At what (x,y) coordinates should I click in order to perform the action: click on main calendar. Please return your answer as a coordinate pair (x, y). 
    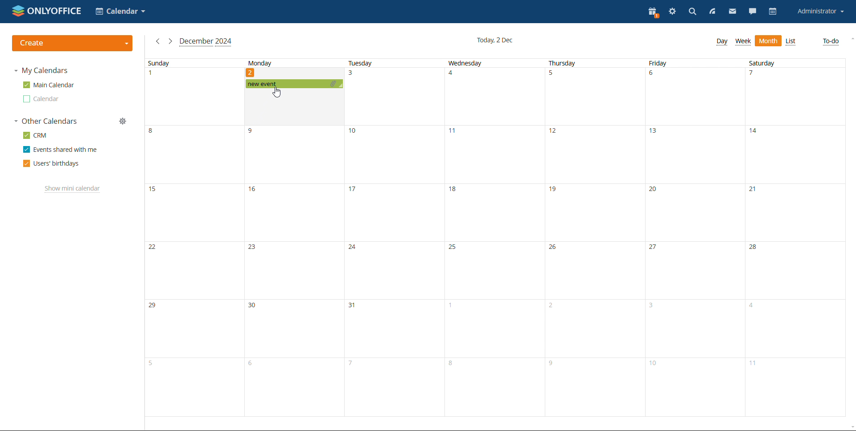
    Looking at the image, I should click on (49, 85).